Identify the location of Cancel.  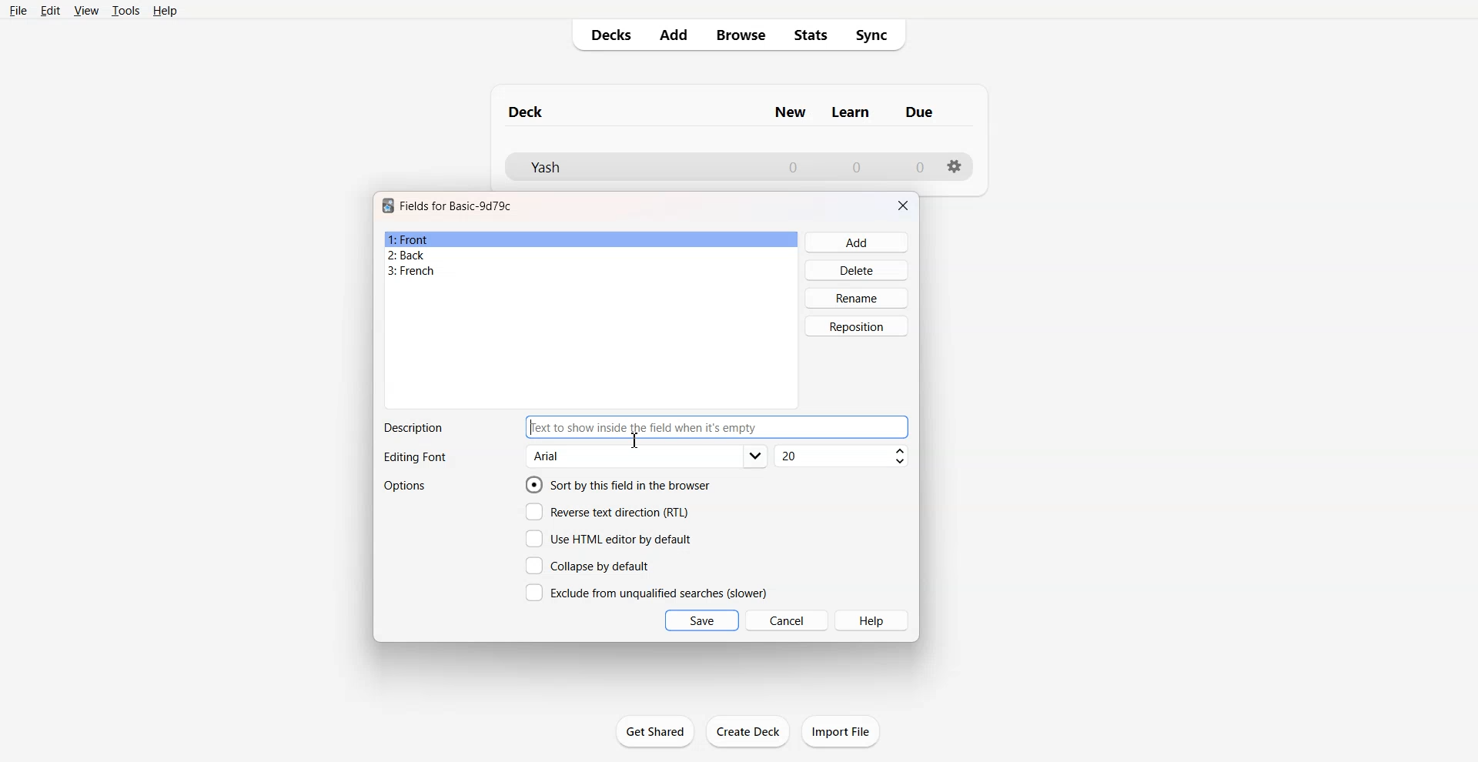
(787, 620).